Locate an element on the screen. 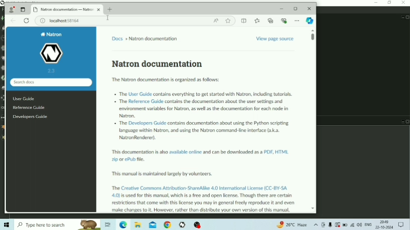  Press to open new tab is located at coordinates (110, 9).